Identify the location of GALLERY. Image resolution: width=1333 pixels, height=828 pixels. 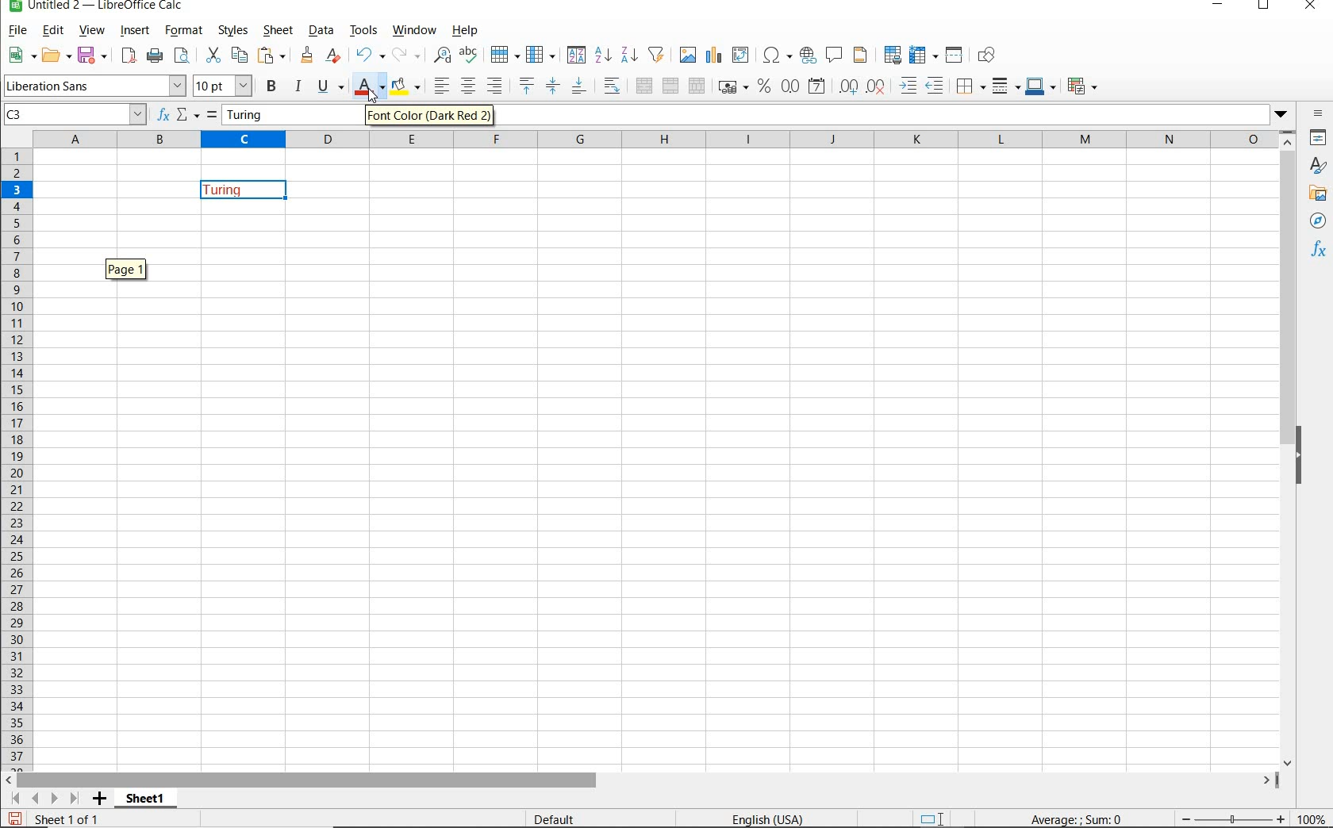
(1320, 194).